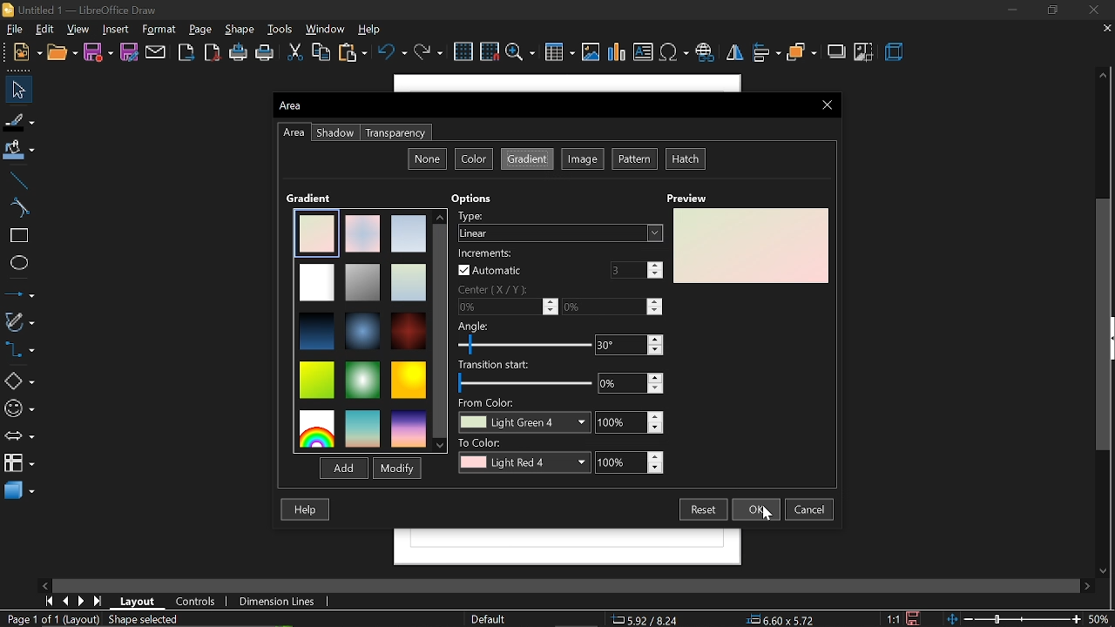  What do you see at coordinates (1107, 571) in the screenshot?
I see `Move down` at bounding box center [1107, 571].